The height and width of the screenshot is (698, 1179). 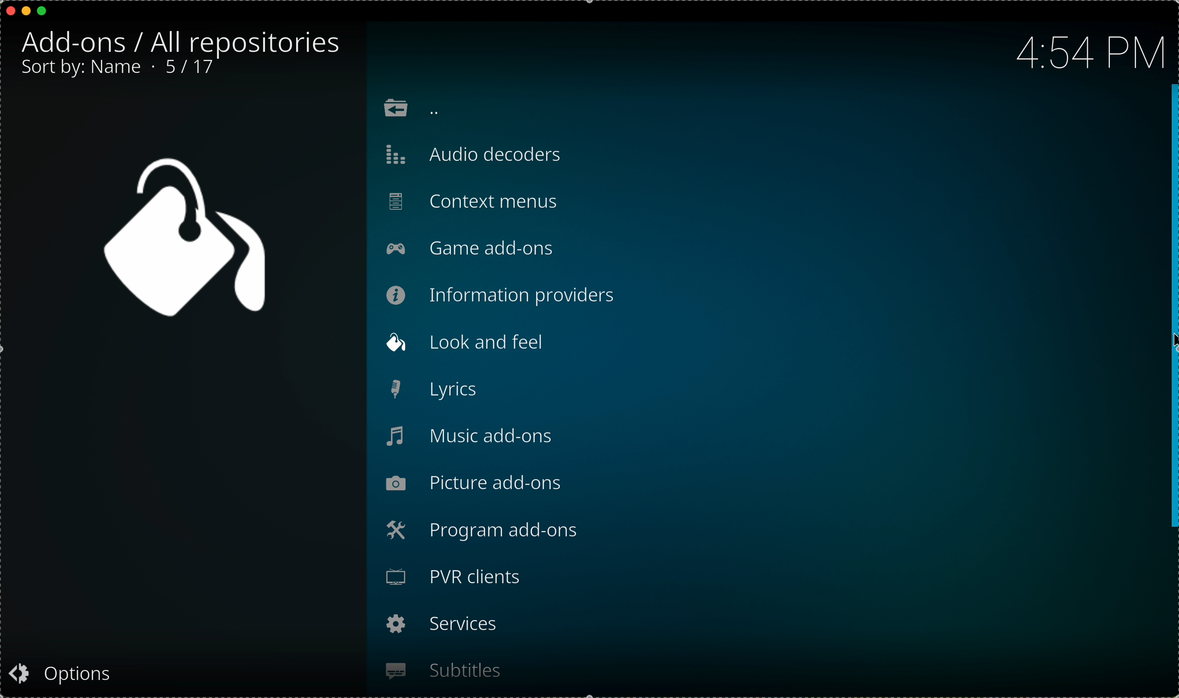 What do you see at coordinates (470, 343) in the screenshot?
I see `look and feel` at bounding box center [470, 343].